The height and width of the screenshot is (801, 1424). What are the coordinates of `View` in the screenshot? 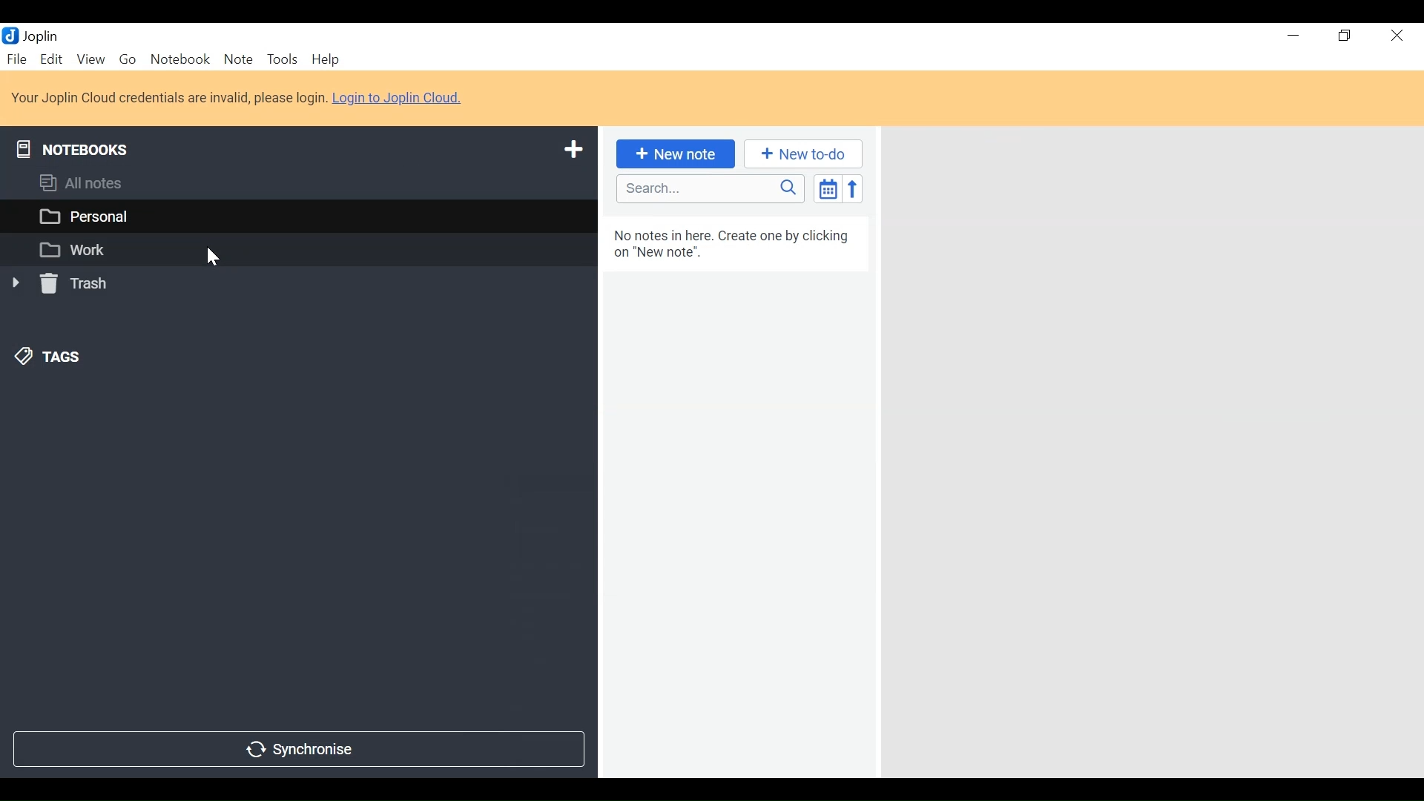 It's located at (91, 60).